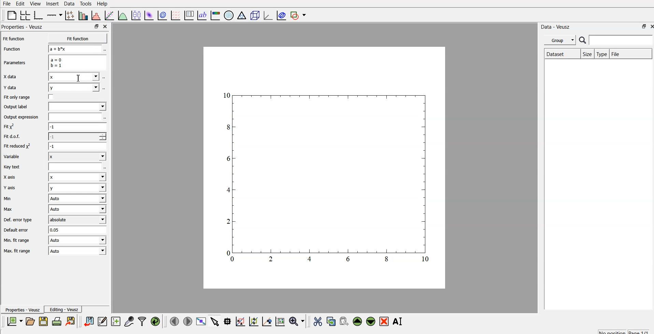  Describe the element at coordinates (282, 16) in the screenshot. I see `plot covariance ellipse` at that location.